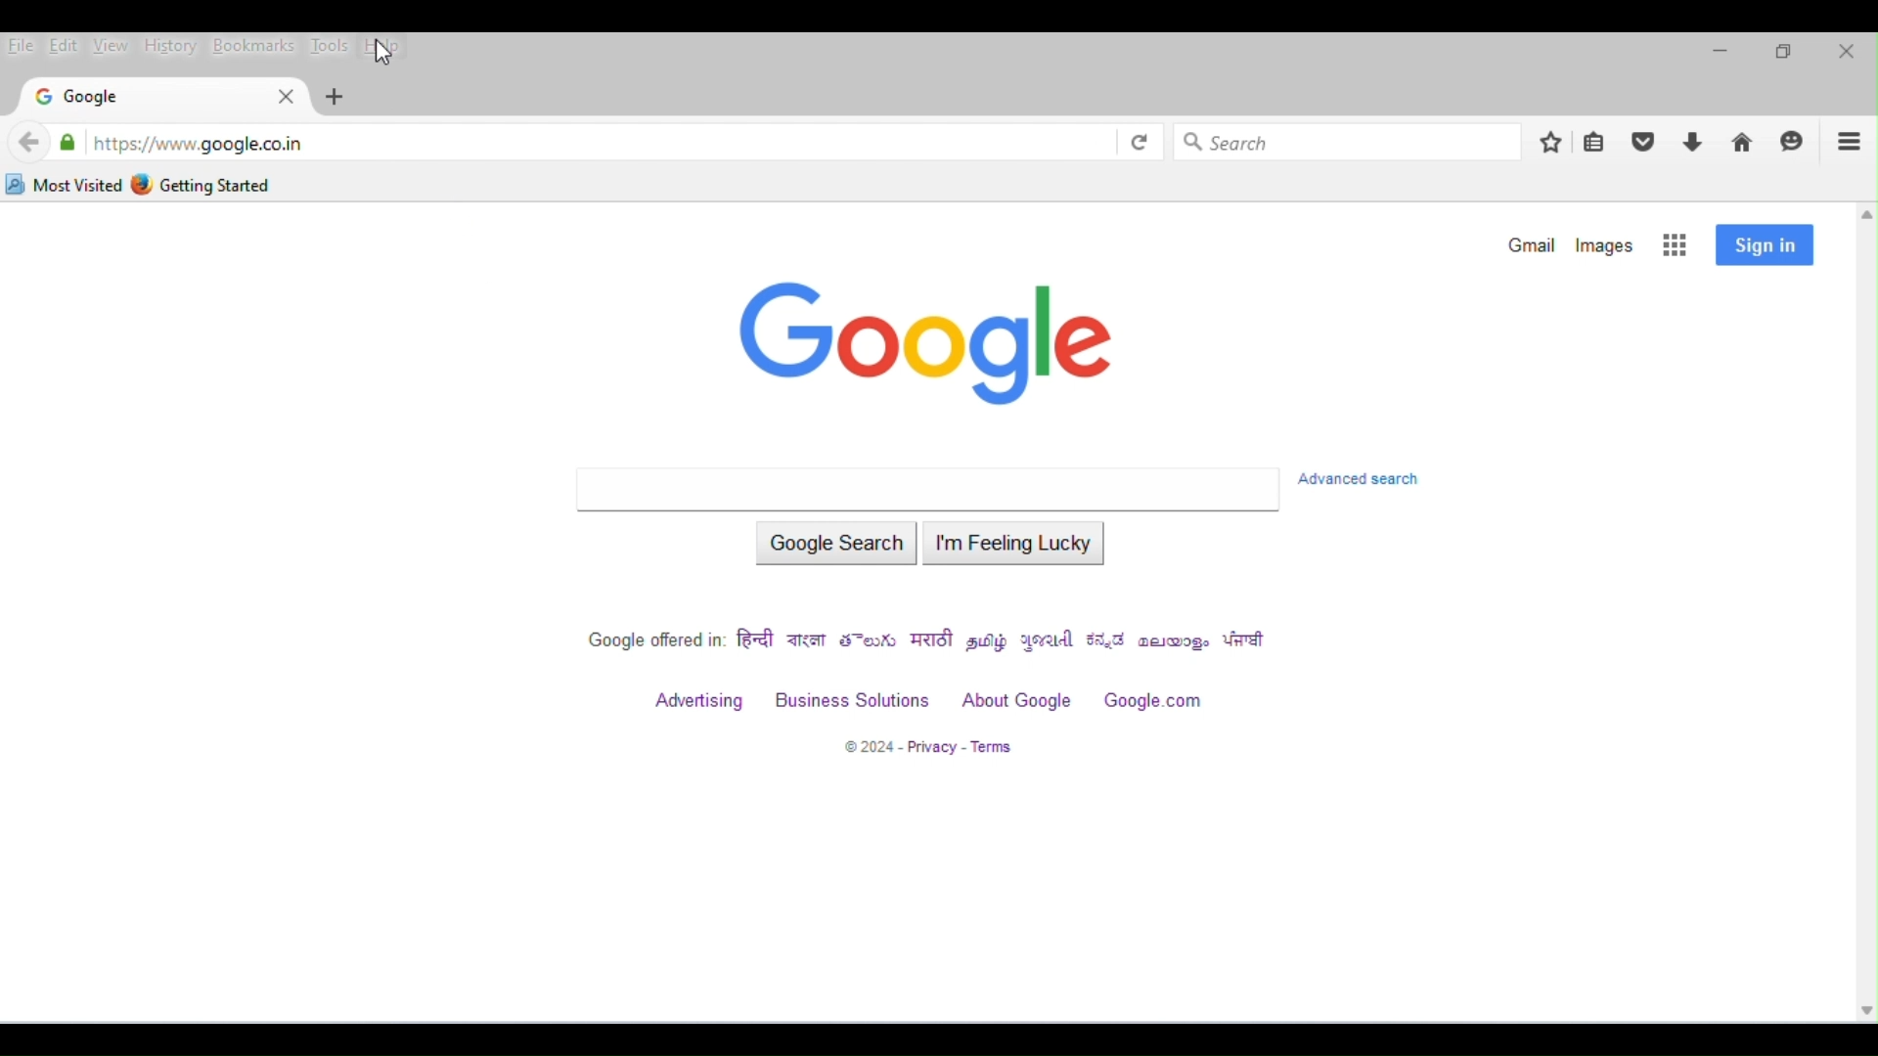 The width and height of the screenshot is (1878, 1056). I want to click on cursor, so click(385, 55).